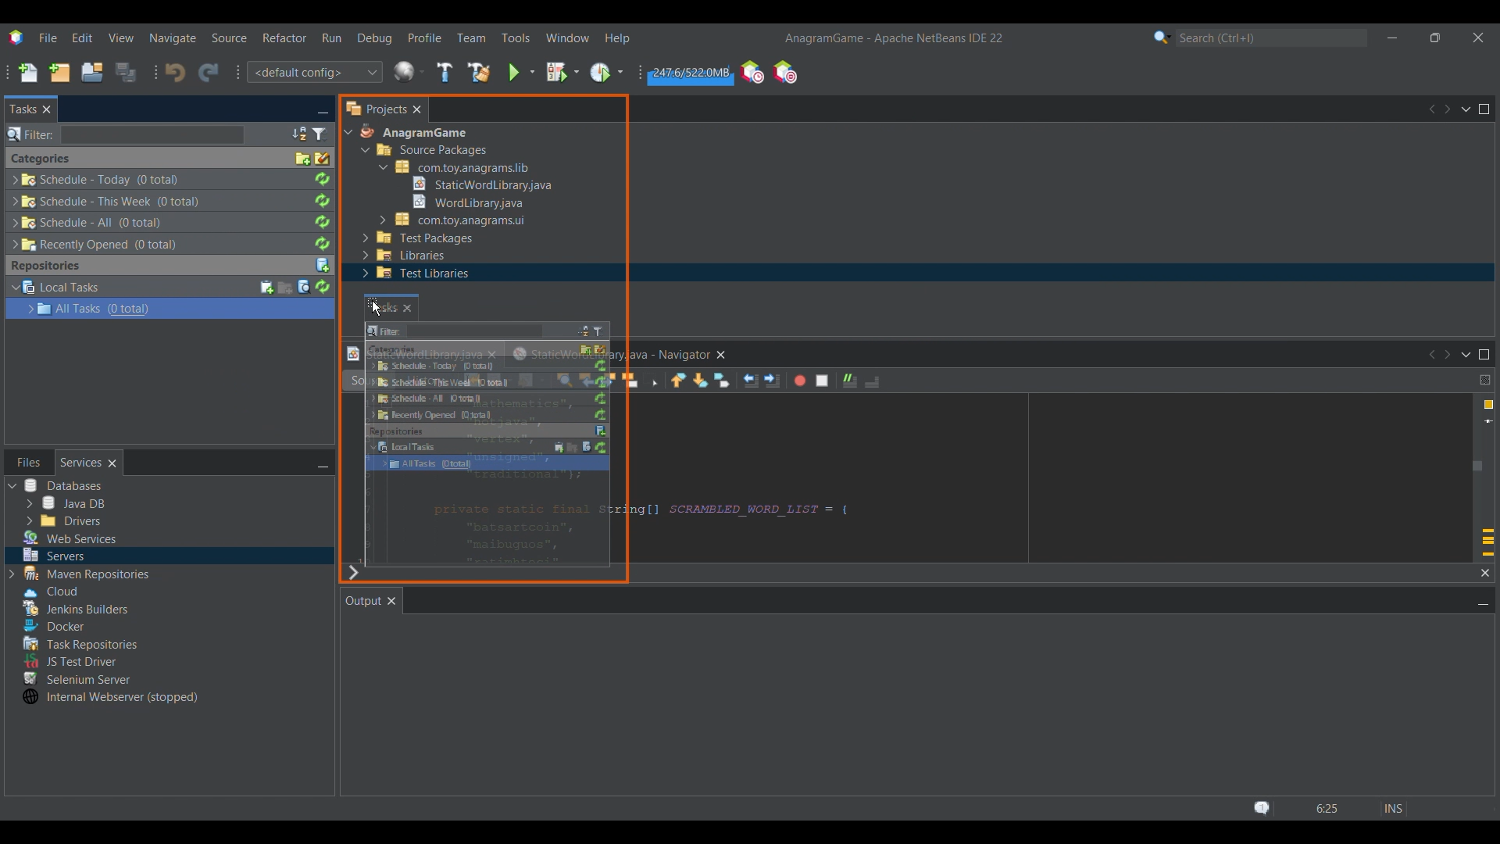  I want to click on Team menu, so click(472, 38).